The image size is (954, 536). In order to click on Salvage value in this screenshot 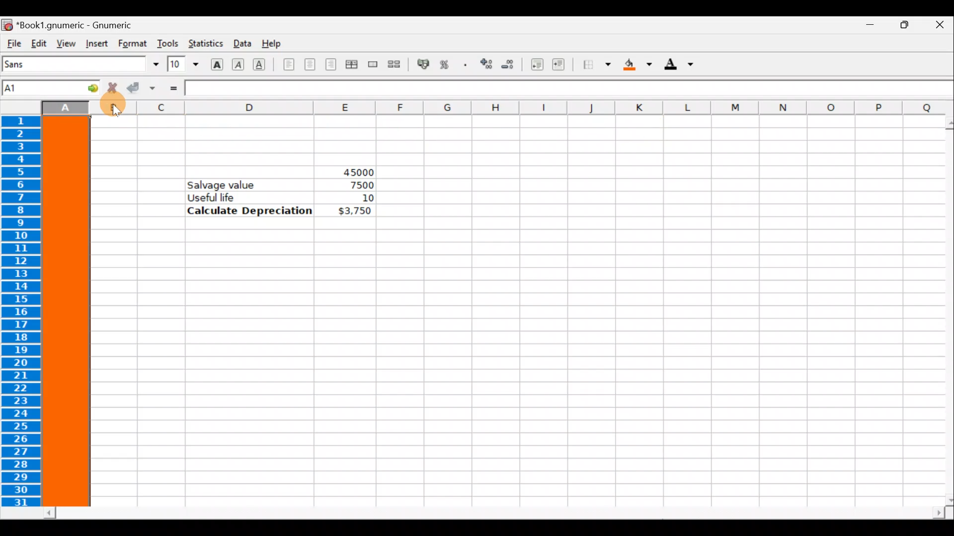, I will do `click(227, 184)`.